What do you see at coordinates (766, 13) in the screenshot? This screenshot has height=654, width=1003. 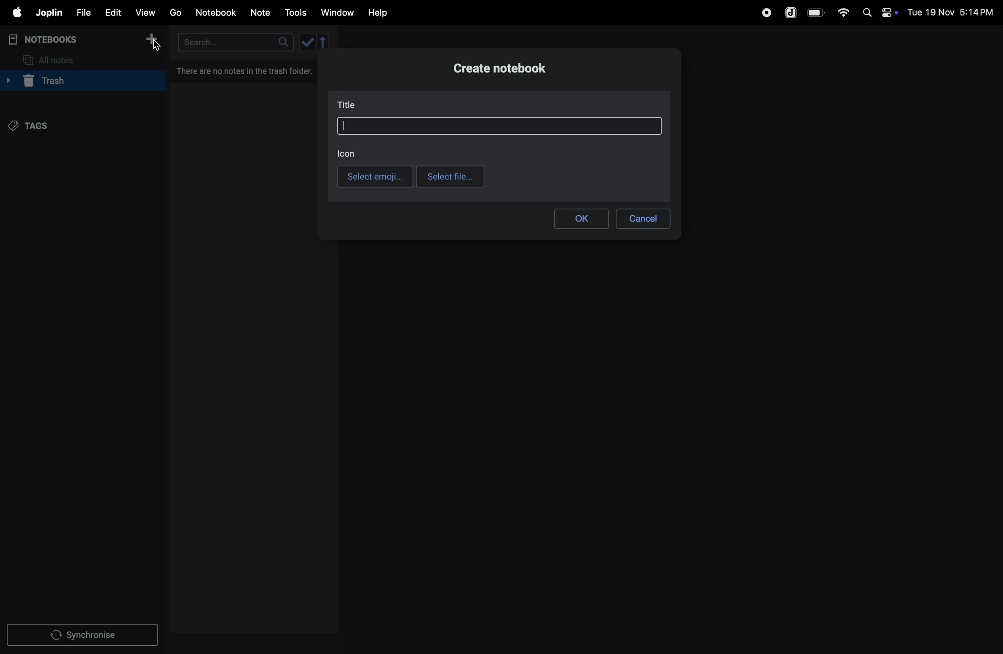 I see `record` at bounding box center [766, 13].